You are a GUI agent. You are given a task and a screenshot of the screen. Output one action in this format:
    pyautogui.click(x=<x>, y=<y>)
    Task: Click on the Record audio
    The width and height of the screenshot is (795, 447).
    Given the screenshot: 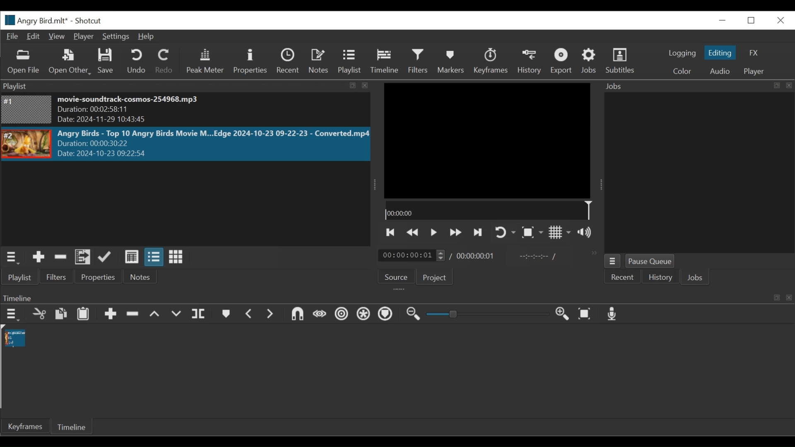 What is the action you would take?
    pyautogui.click(x=613, y=314)
    